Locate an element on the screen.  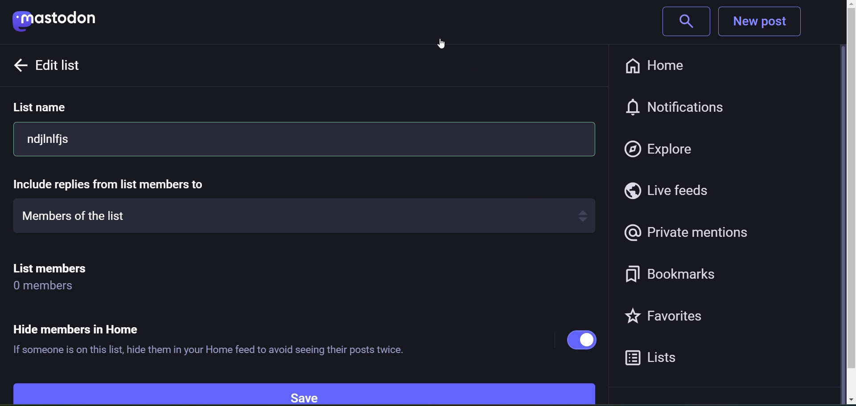
new post is located at coordinates (767, 22).